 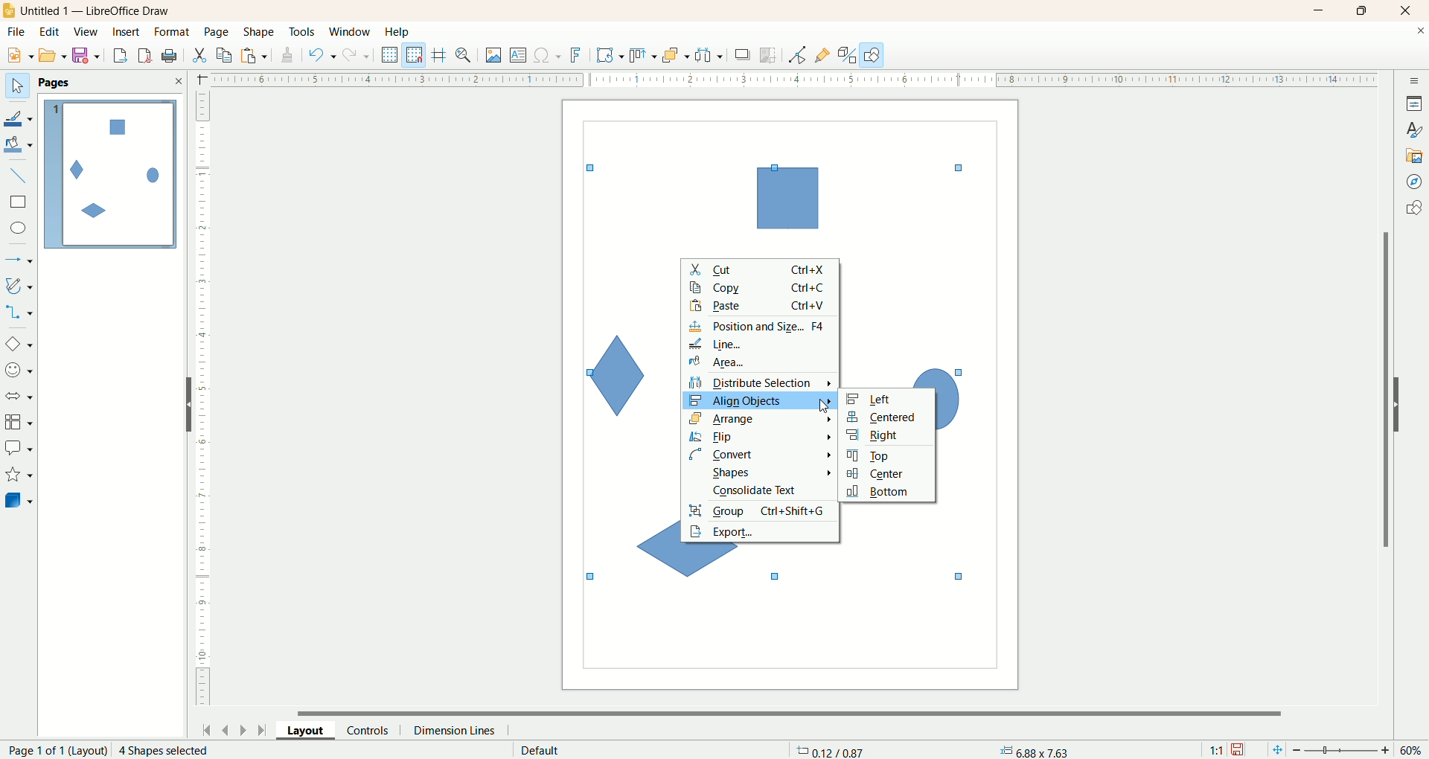 What do you see at coordinates (288, 53) in the screenshot?
I see `clone formatting` at bounding box center [288, 53].